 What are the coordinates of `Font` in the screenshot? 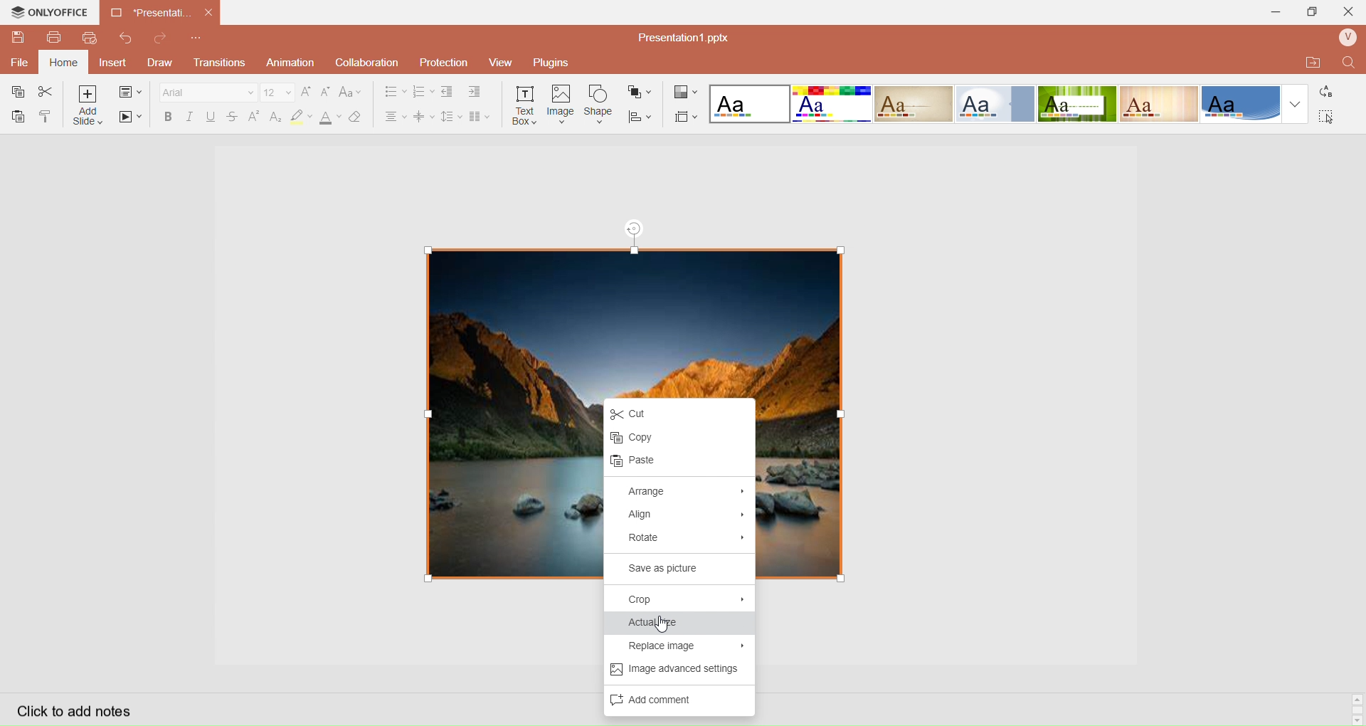 It's located at (208, 92).